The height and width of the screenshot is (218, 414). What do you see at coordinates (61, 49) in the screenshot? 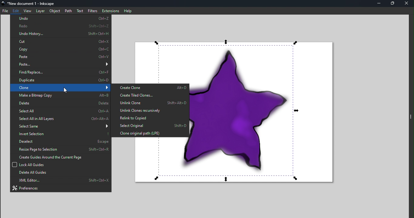
I see `copy` at bounding box center [61, 49].